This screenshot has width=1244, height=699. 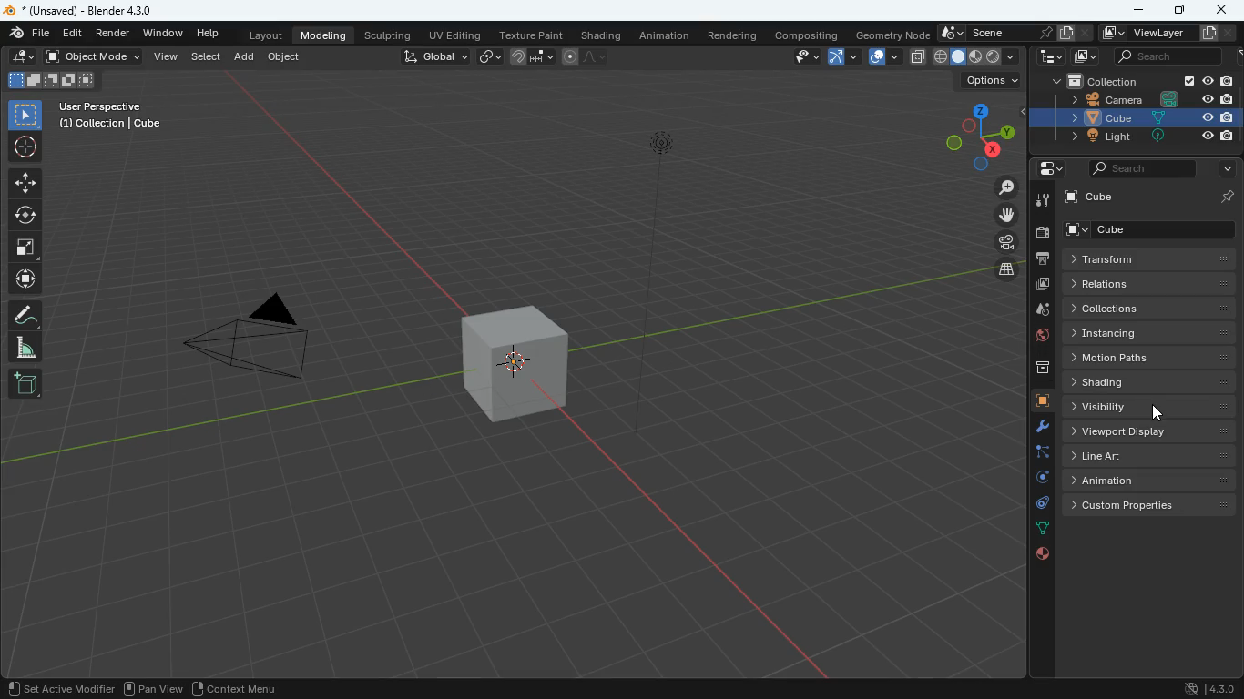 I want to click on shading, so click(x=600, y=35).